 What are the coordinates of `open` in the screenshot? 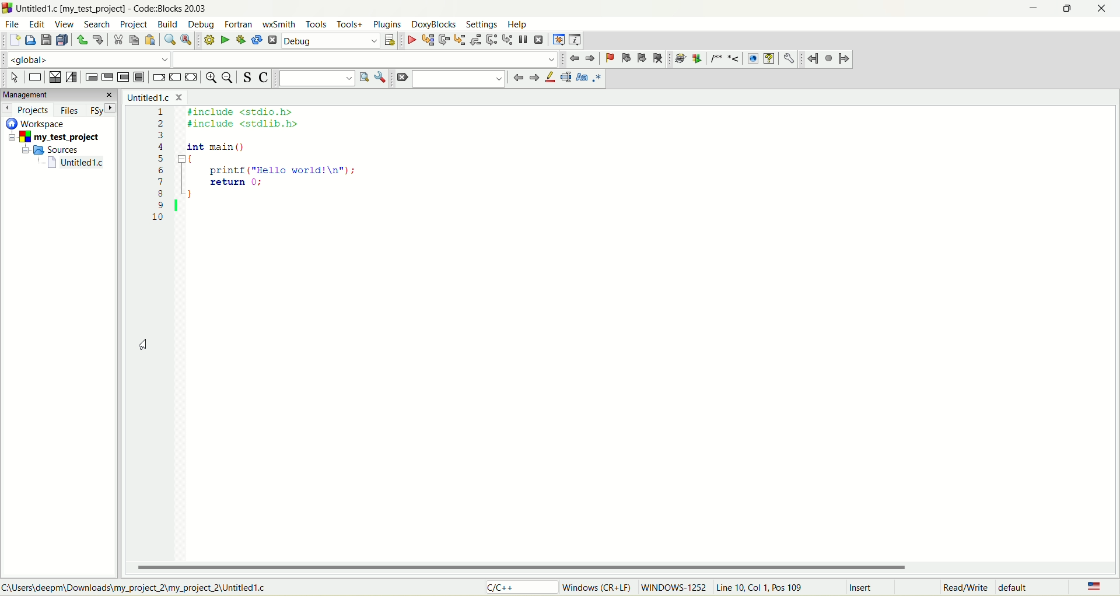 It's located at (30, 40).